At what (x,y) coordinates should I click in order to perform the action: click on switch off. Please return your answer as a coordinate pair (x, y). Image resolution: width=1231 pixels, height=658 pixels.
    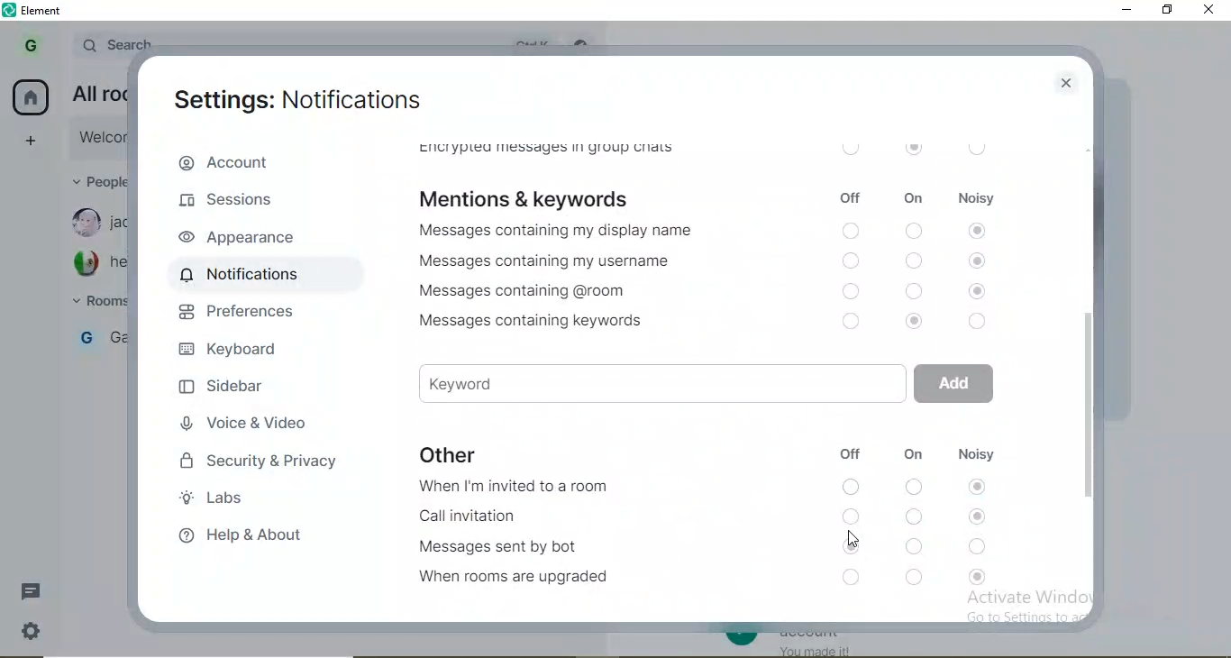
    Looking at the image, I should click on (853, 233).